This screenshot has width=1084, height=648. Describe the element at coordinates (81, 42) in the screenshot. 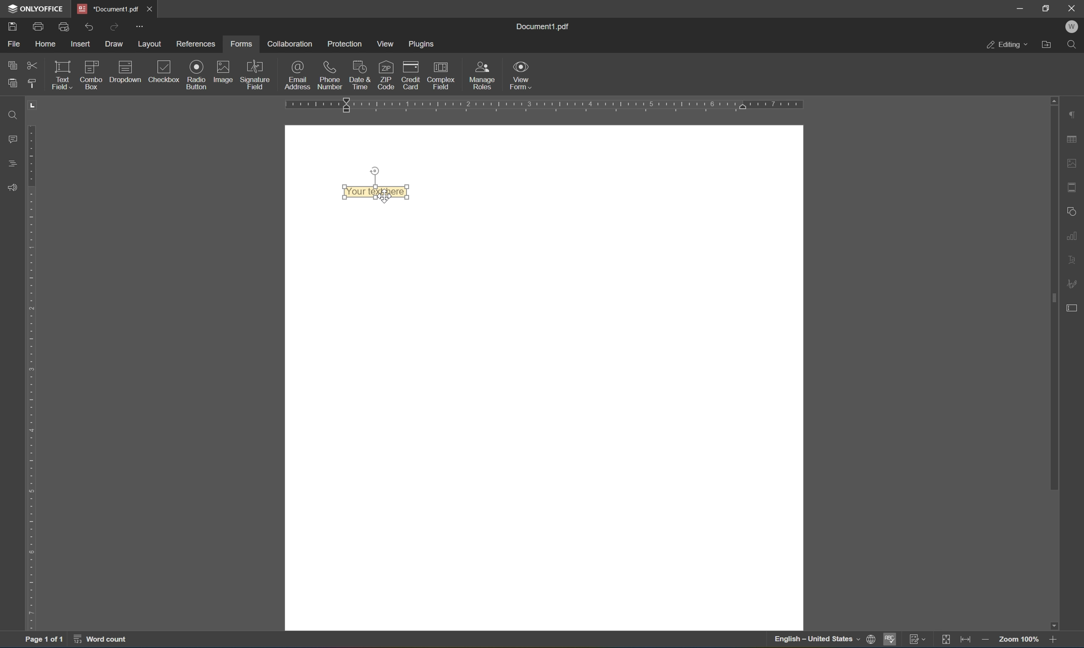

I see `insert` at that location.